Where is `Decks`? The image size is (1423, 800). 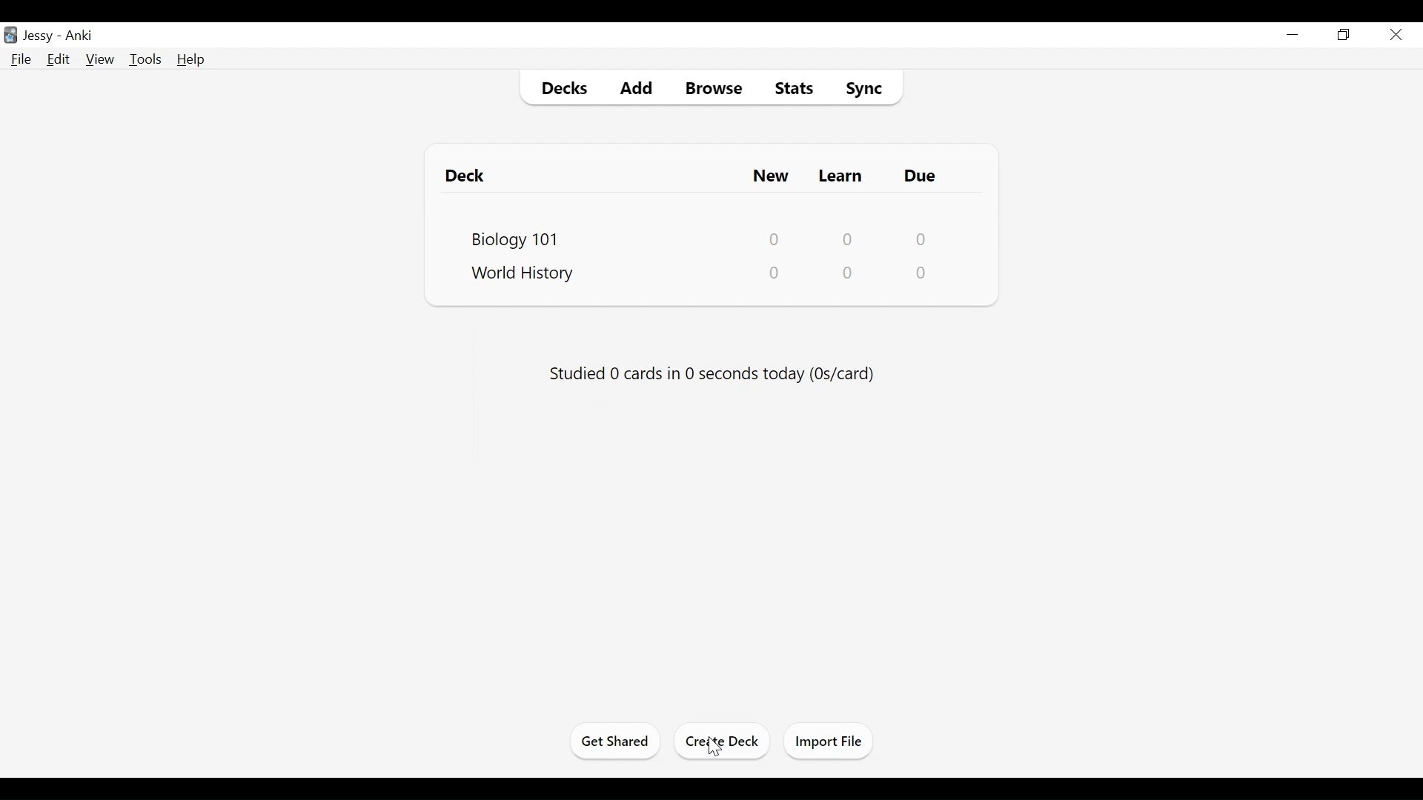
Decks is located at coordinates (560, 87).